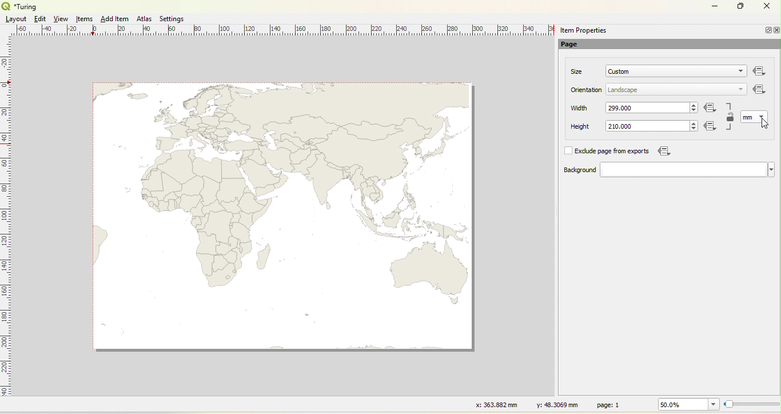 The height and width of the screenshot is (414, 781). Describe the element at coordinates (731, 118) in the screenshot. I see `Lock/Unlock` at that location.